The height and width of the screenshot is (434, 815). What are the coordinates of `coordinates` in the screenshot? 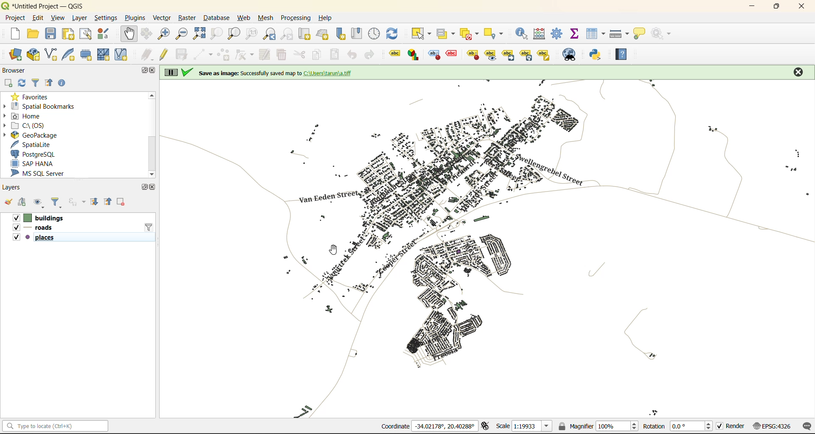 It's located at (428, 427).